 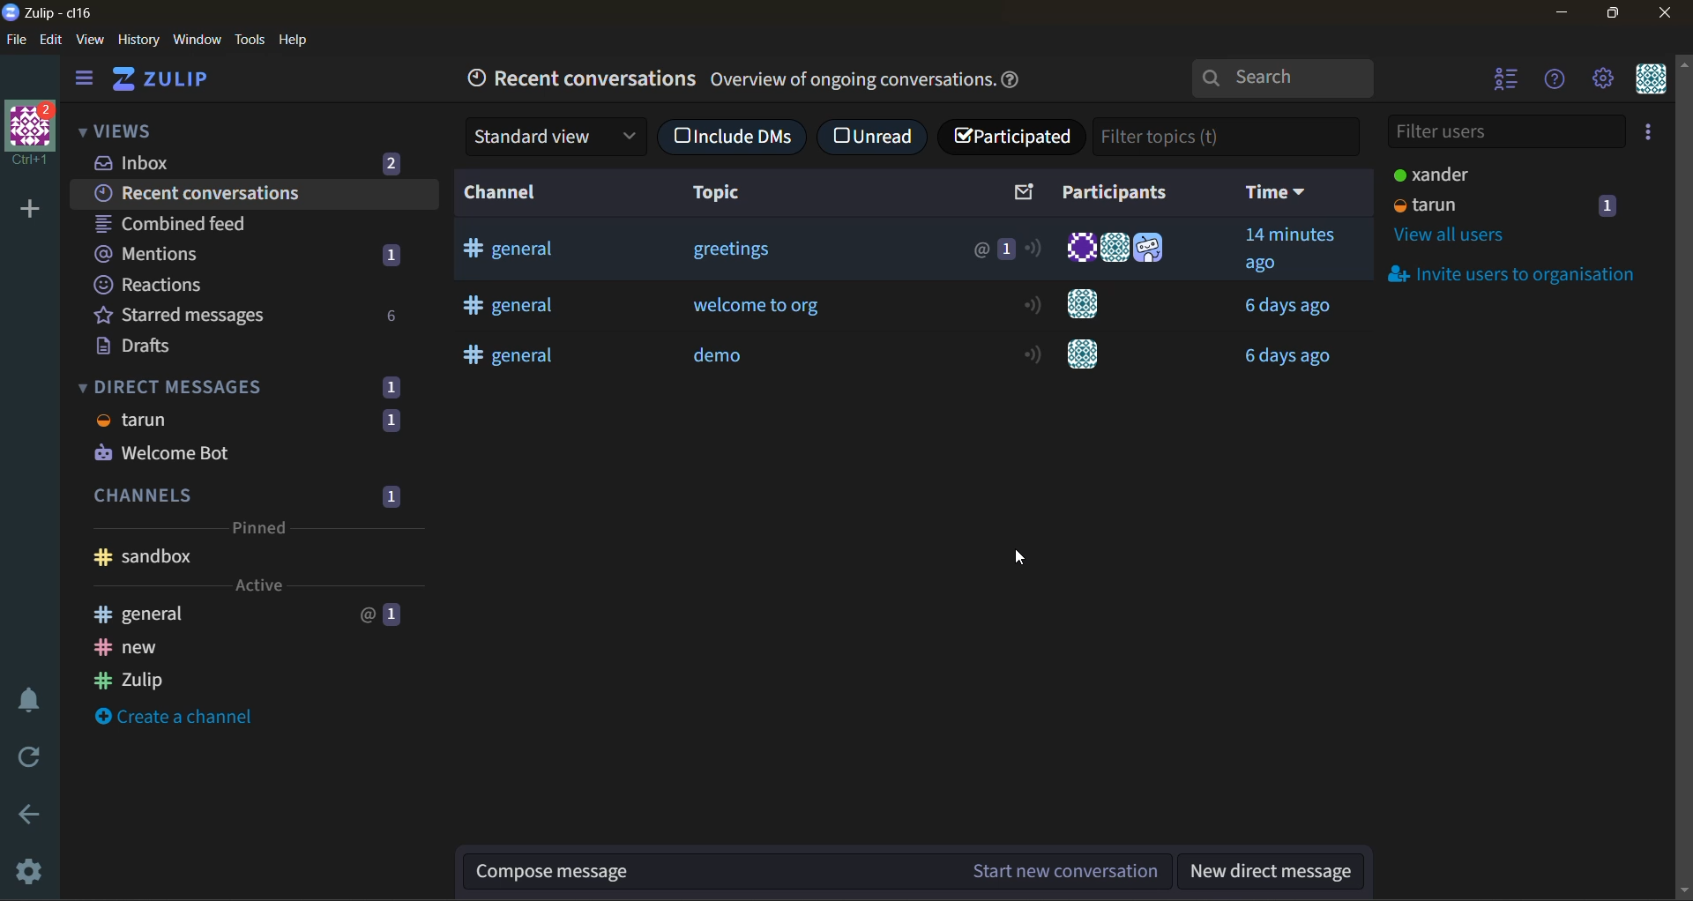 I want to click on personal menu, so click(x=1651, y=80).